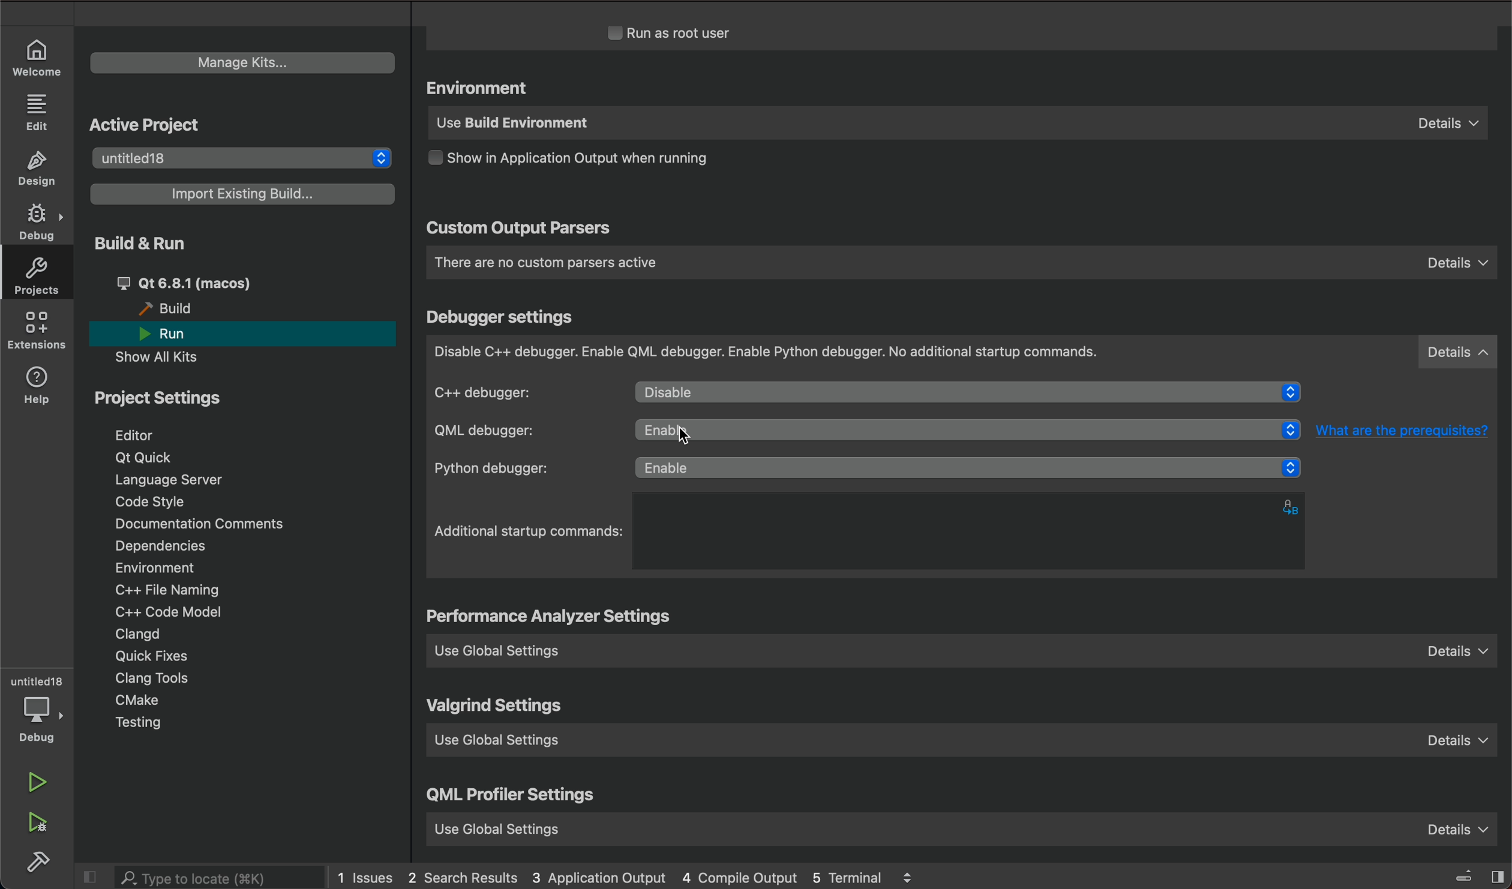 This screenshot has width=1512, height=889. I want to click on What are the prerequisites?, so click(1409, 431).